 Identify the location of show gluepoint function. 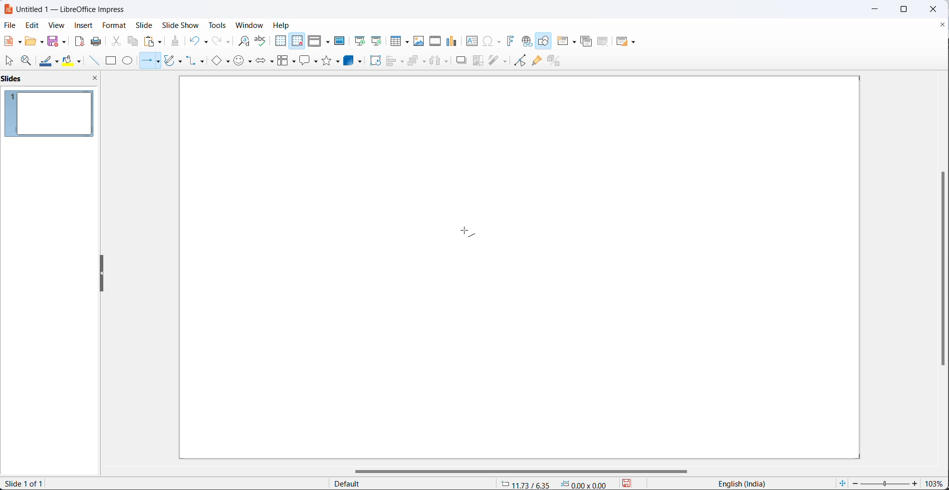
(536, 60).